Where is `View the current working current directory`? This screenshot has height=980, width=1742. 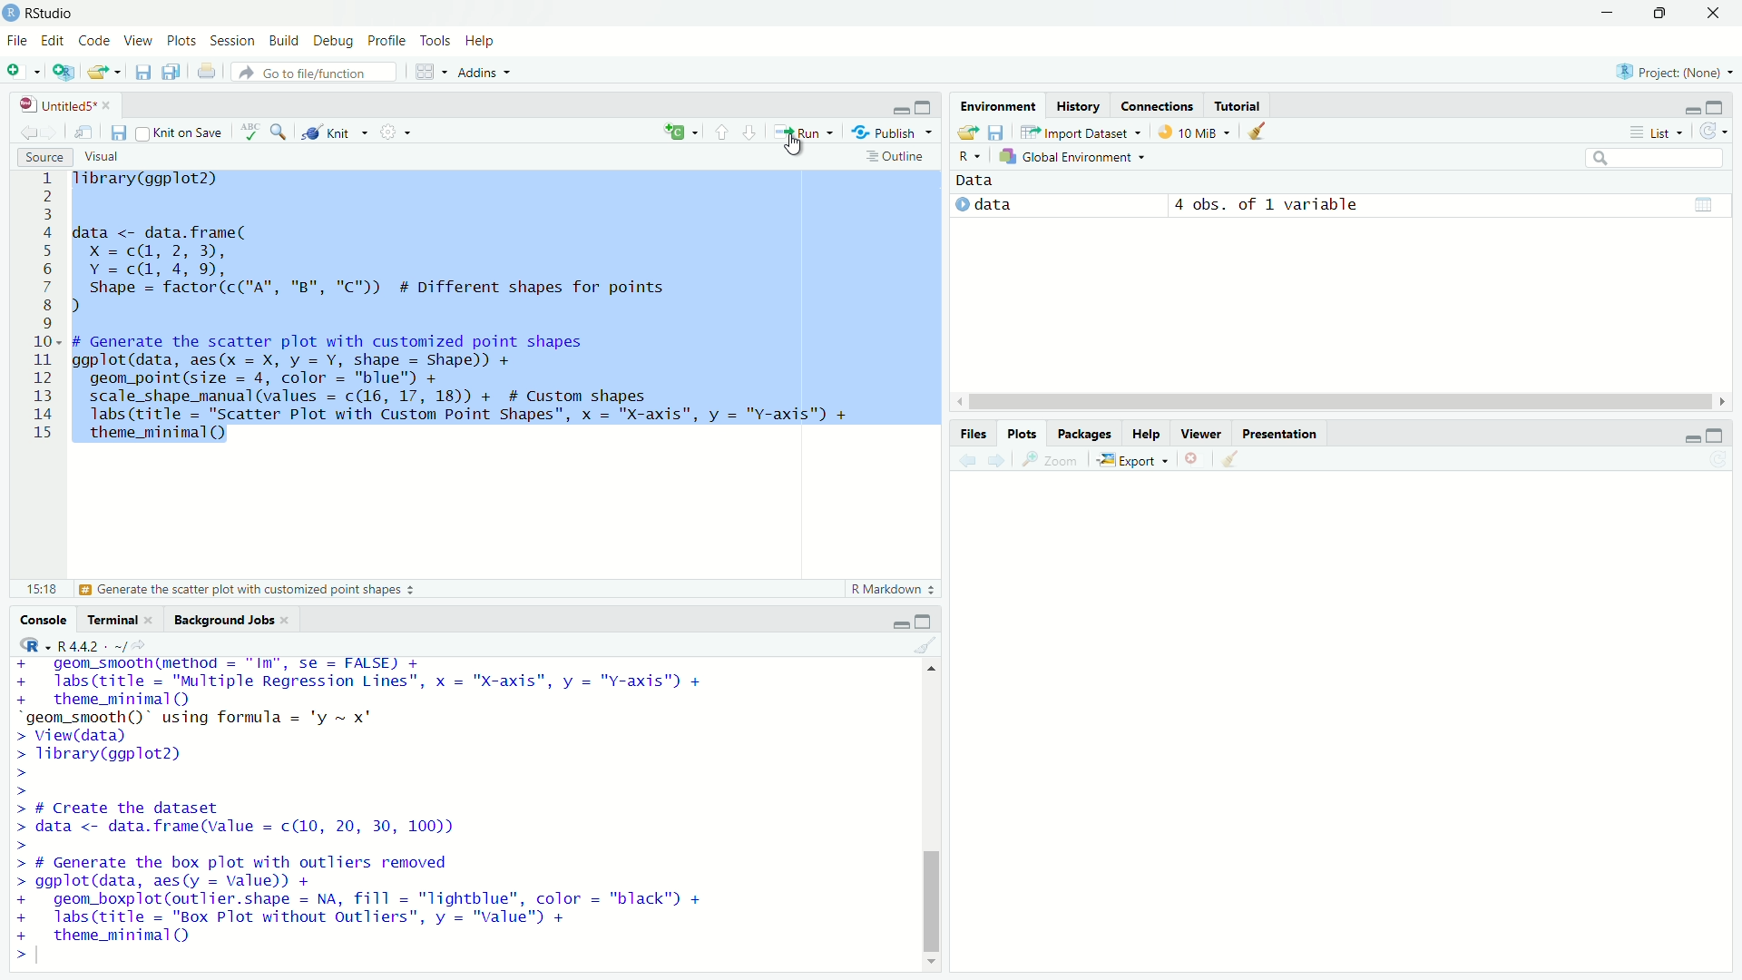 View the current working current directory is located at coordinates (139, 645).